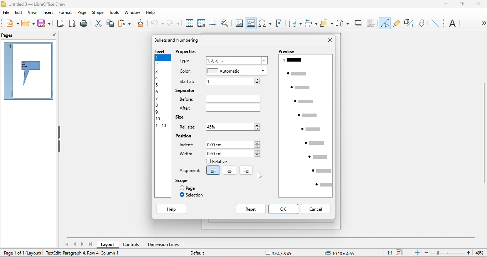 The width and height of the screenshot is (487, 257). What do you see at coordinates (246, 169) in the screenshot?
I see `right align` at bounding box center [246, 169].